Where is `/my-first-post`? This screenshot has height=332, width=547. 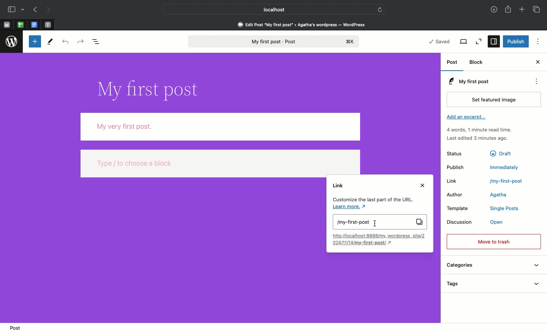
/my-first-post is located at coordinates (505, 182).